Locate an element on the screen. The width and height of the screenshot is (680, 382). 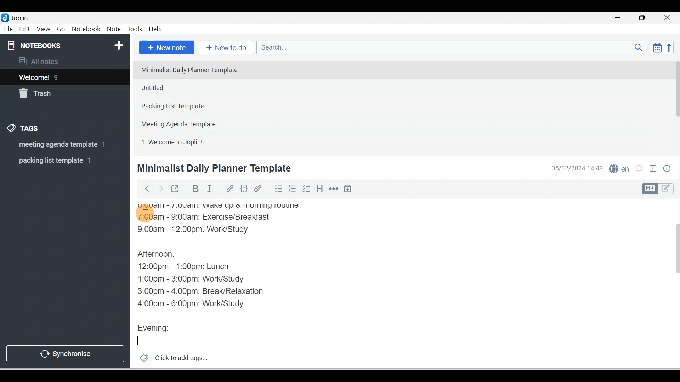
Notes is located at coordinates (60, 76).